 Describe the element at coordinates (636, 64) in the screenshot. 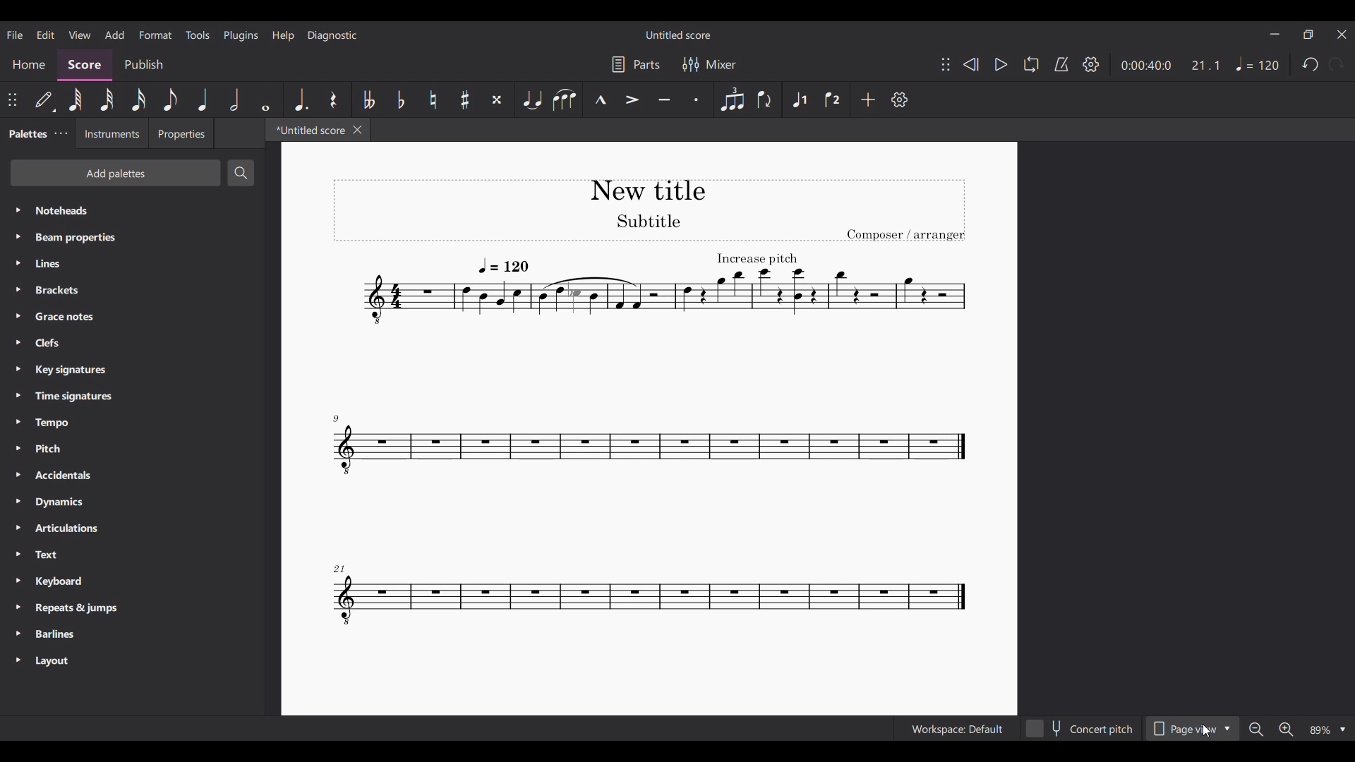

I see `Parts settings` at that location.